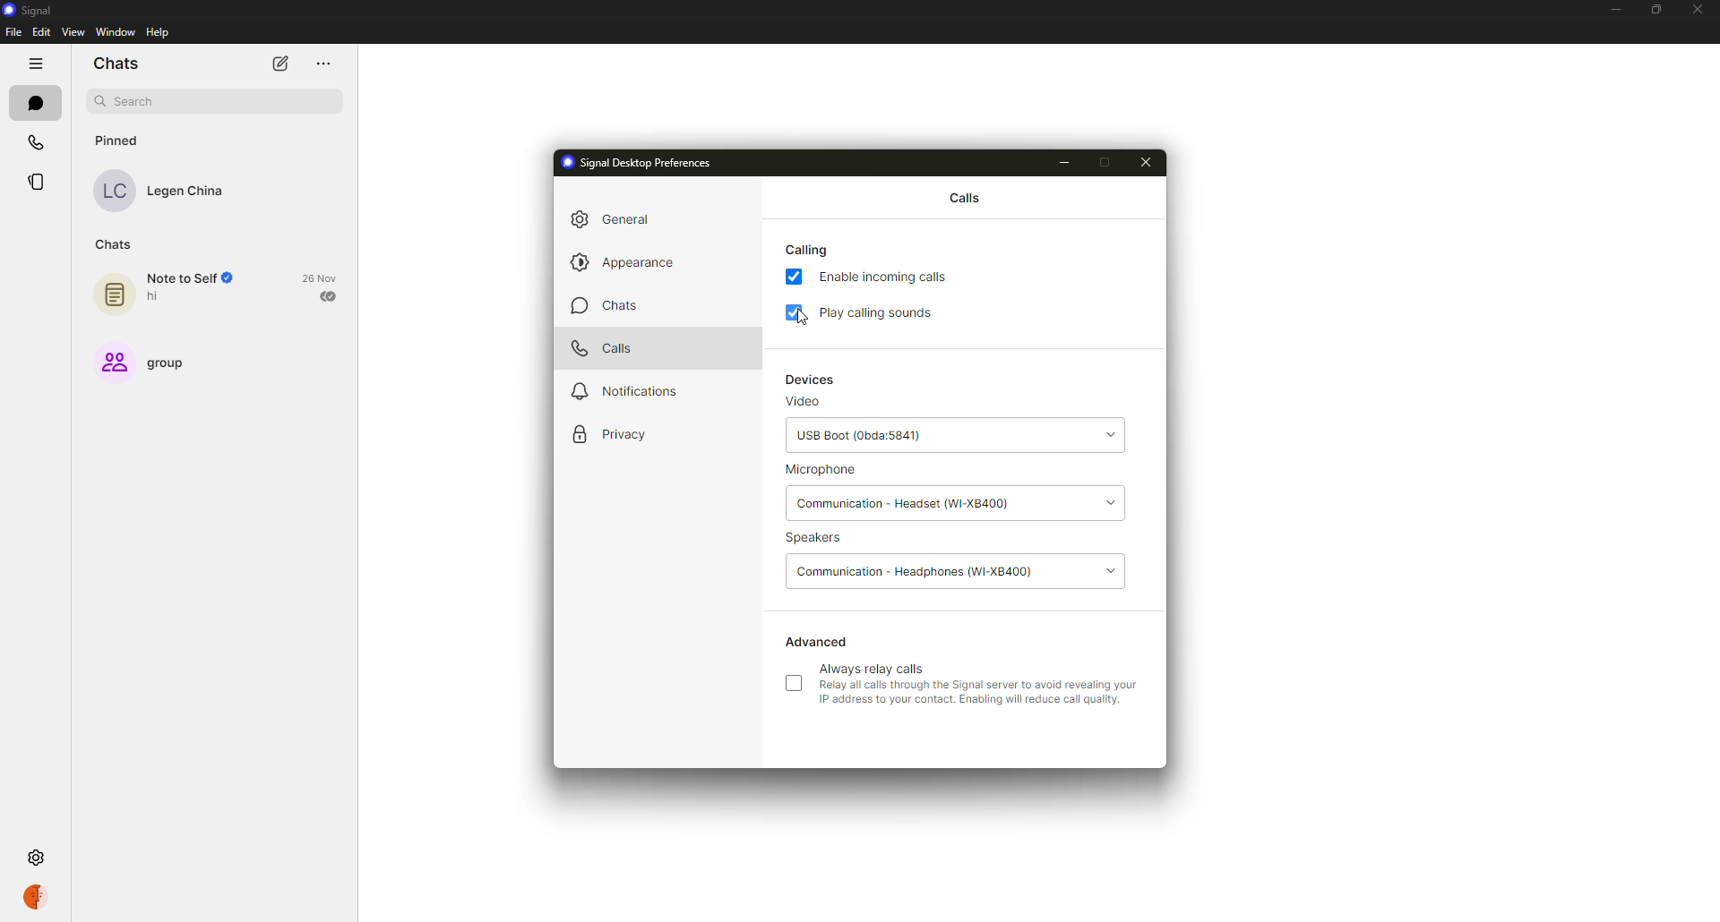  Describe the element at coordinates (35, 857) in the screenshot. I see `settings` at that location.